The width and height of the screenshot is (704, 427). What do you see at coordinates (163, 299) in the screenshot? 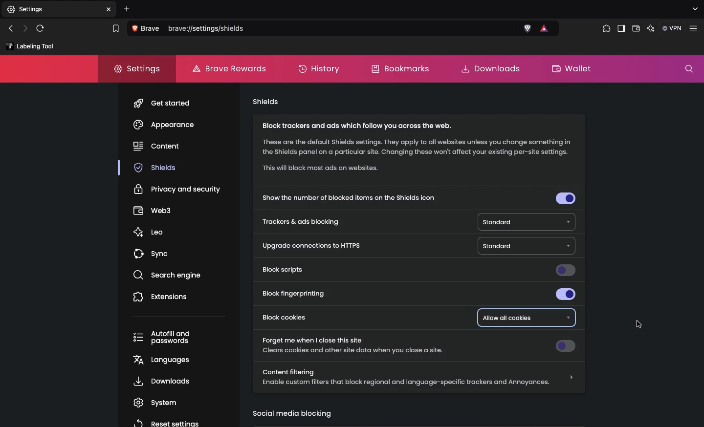
I see `Extensions` at bounding box center [163, 299].